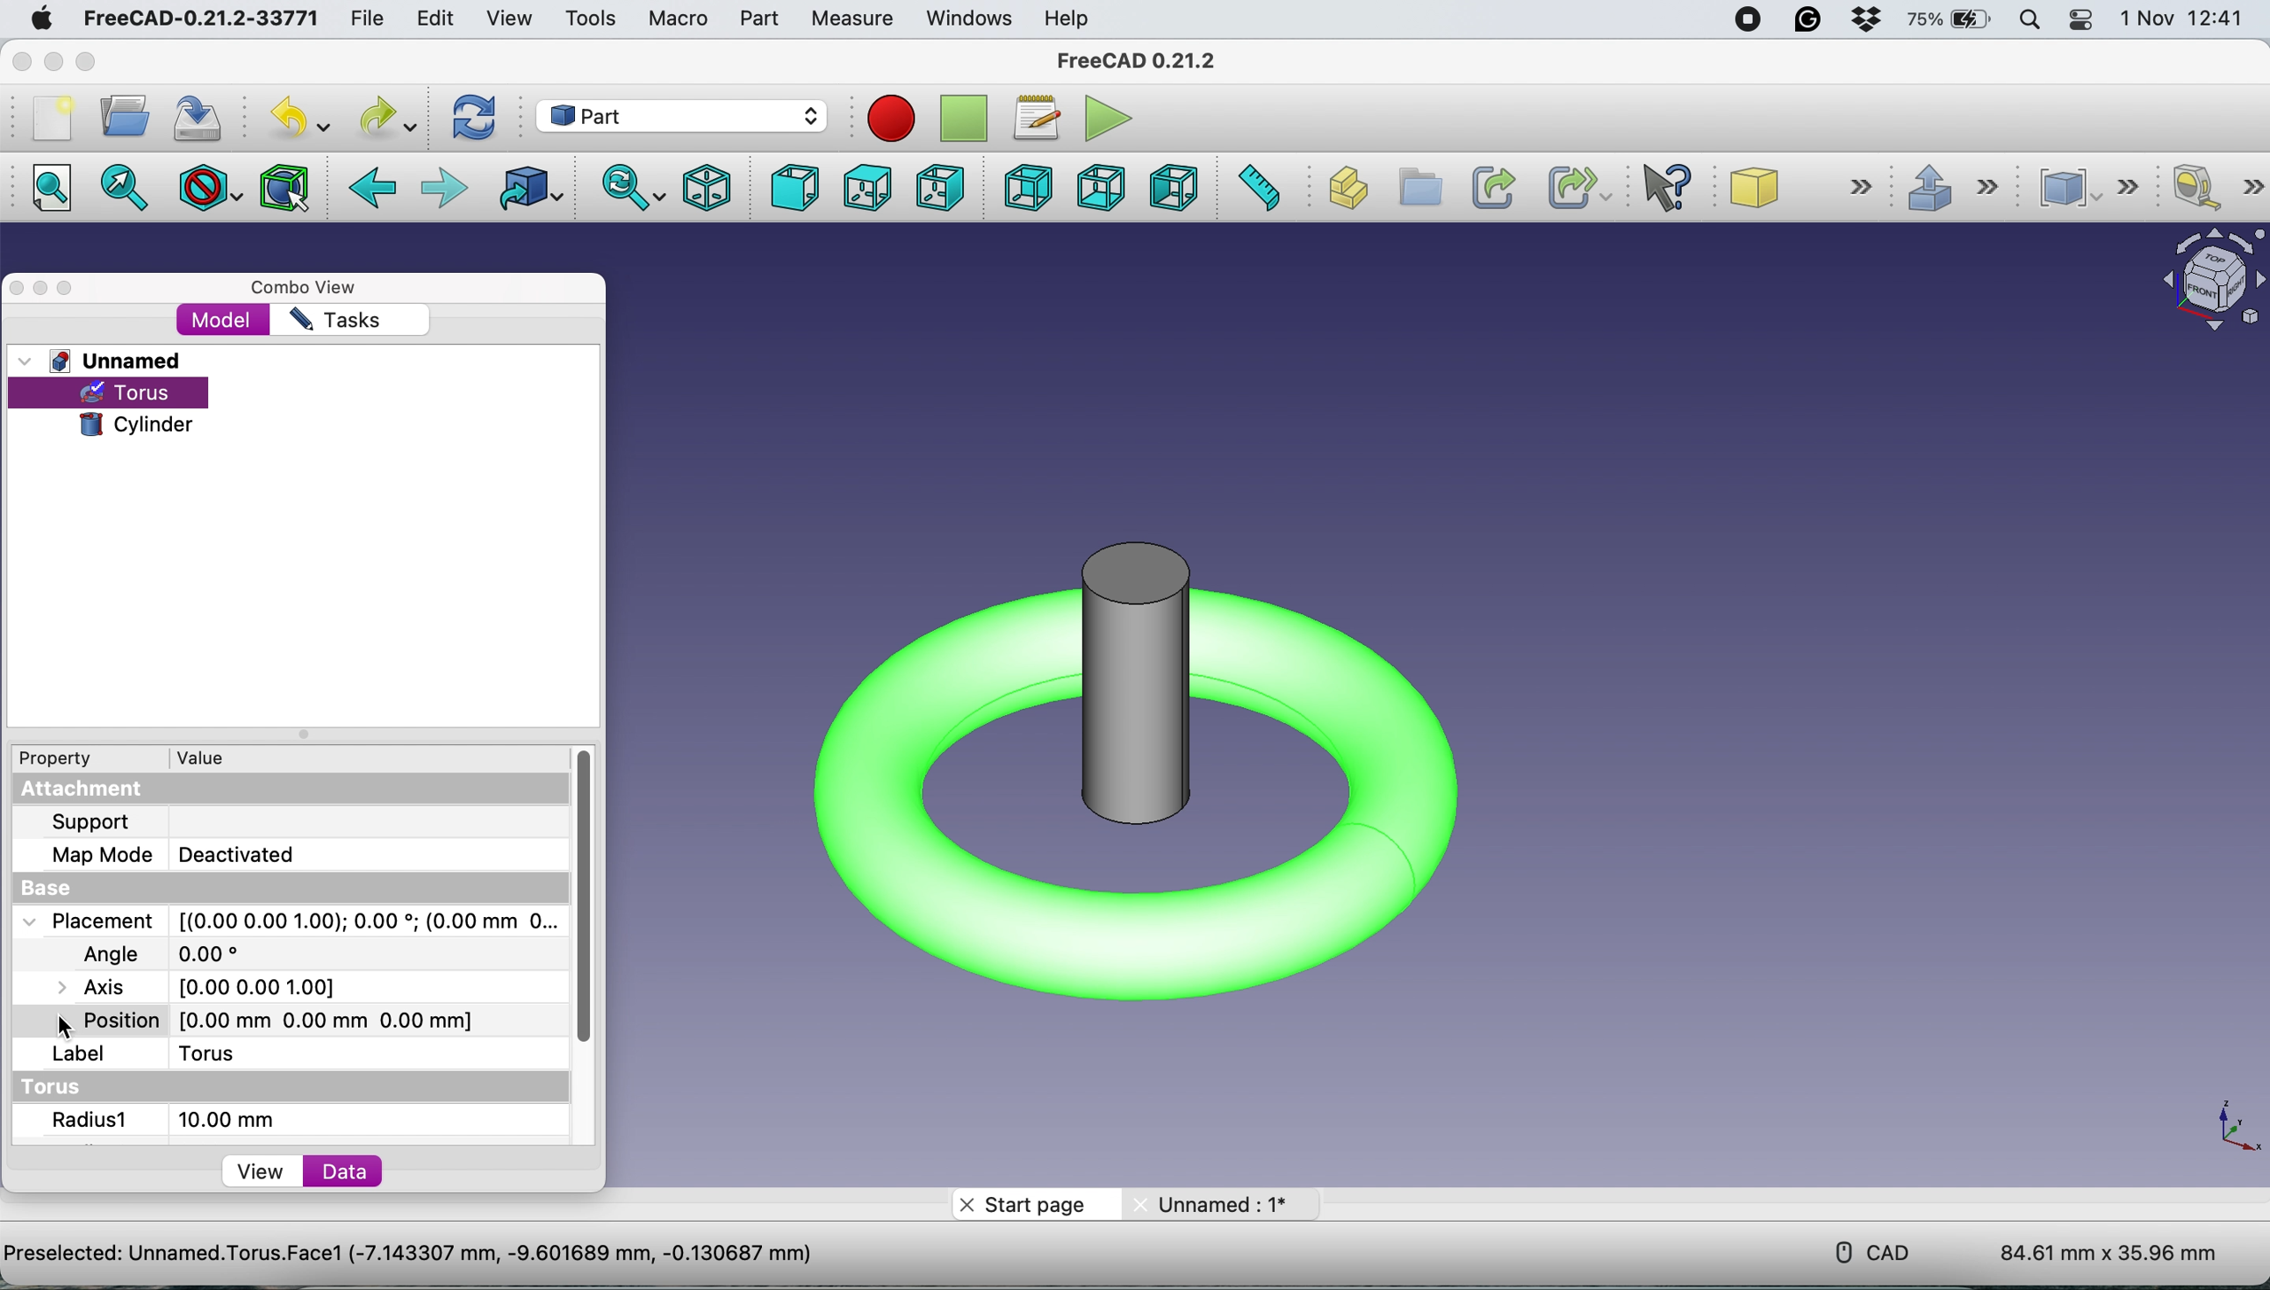  I want to click on xy coordinate, so click(2233, 1132).